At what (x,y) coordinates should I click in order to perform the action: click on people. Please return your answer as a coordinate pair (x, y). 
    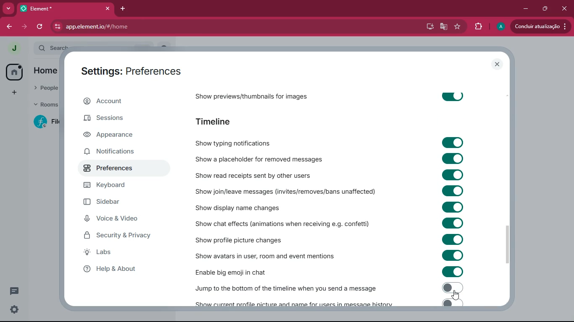
    Looking at the image, I should click on (45, 88).